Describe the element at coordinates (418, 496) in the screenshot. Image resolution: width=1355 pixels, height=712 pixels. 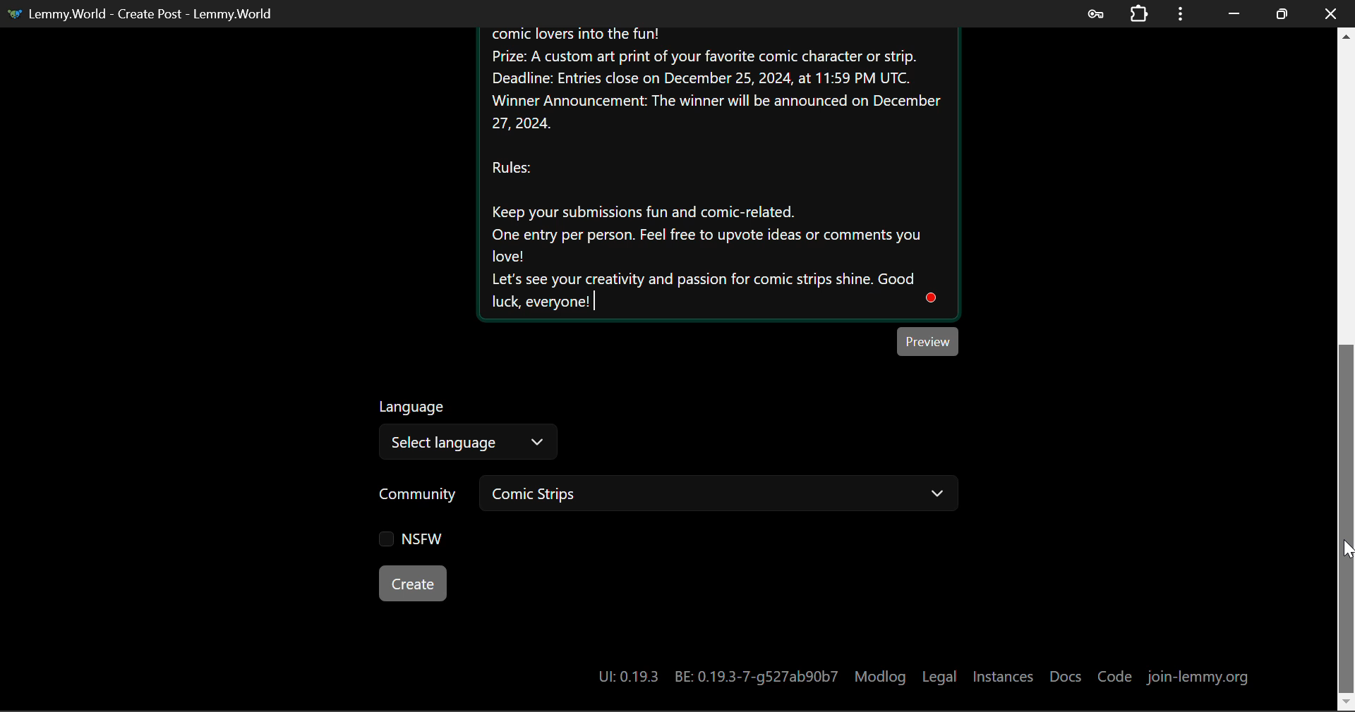
I see `Community` at that location.